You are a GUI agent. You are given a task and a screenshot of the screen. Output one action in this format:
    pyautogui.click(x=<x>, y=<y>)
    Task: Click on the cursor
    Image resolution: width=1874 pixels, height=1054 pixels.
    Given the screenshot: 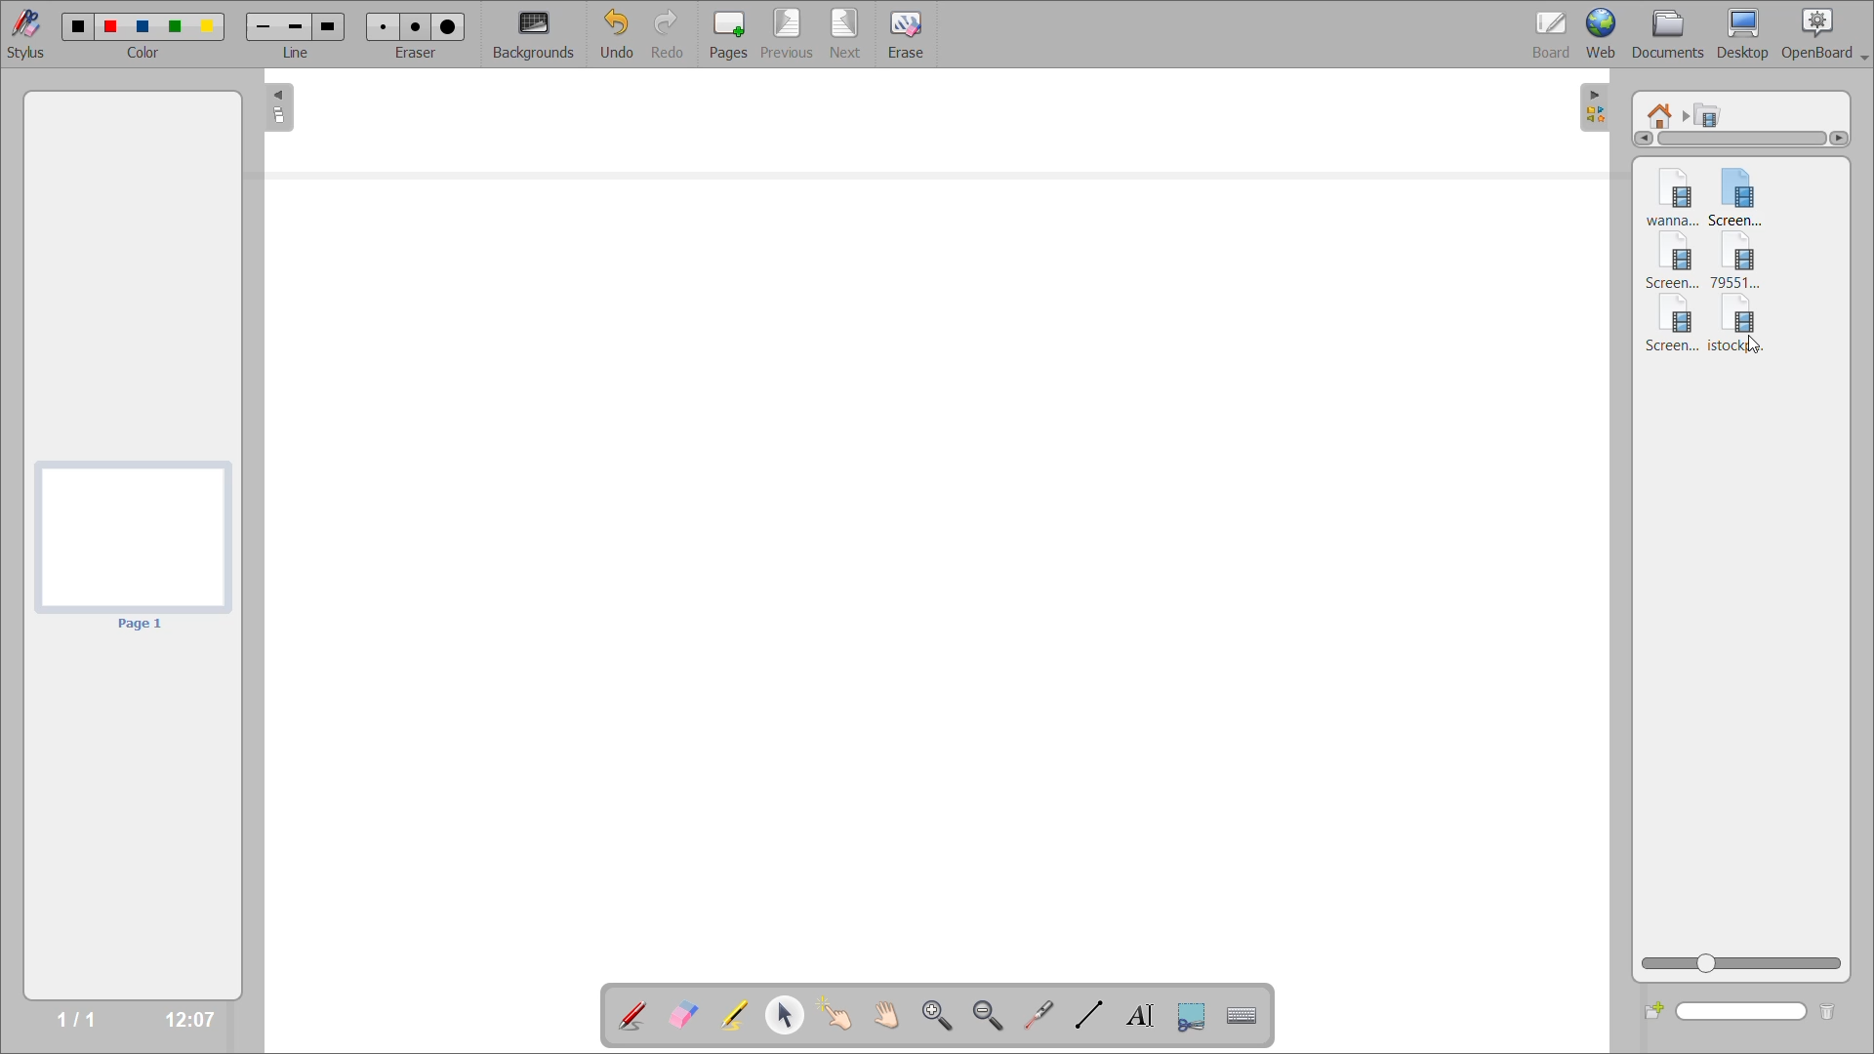 What is the action you would take?
    pyautogui.click(x=1754, y=345)
    